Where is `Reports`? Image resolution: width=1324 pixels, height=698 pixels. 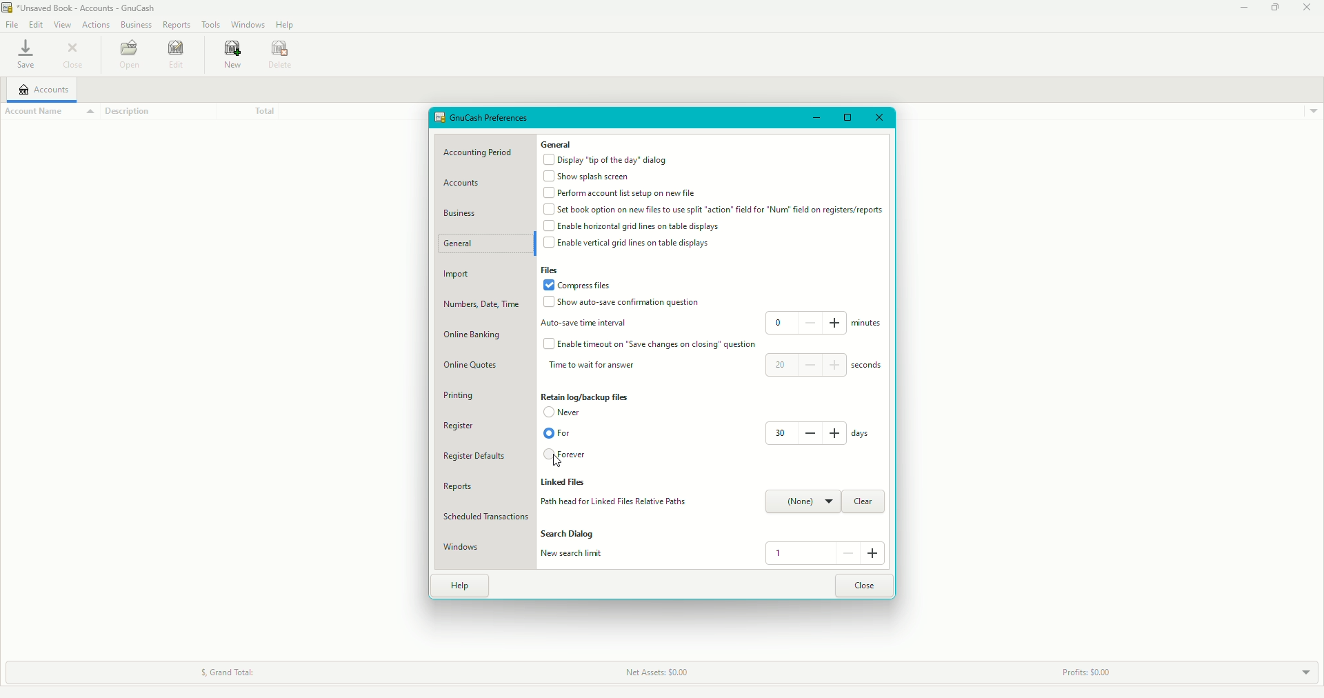 Reports is located at coordinates (455, 487).